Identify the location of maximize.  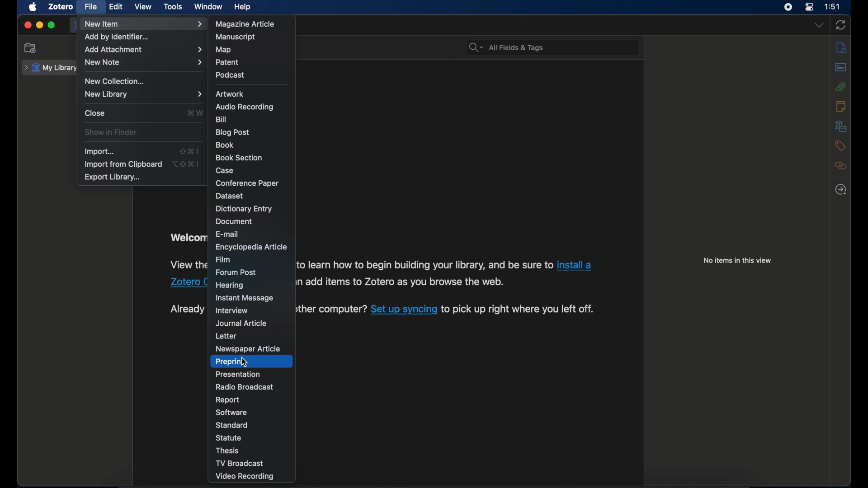
(52, 26).